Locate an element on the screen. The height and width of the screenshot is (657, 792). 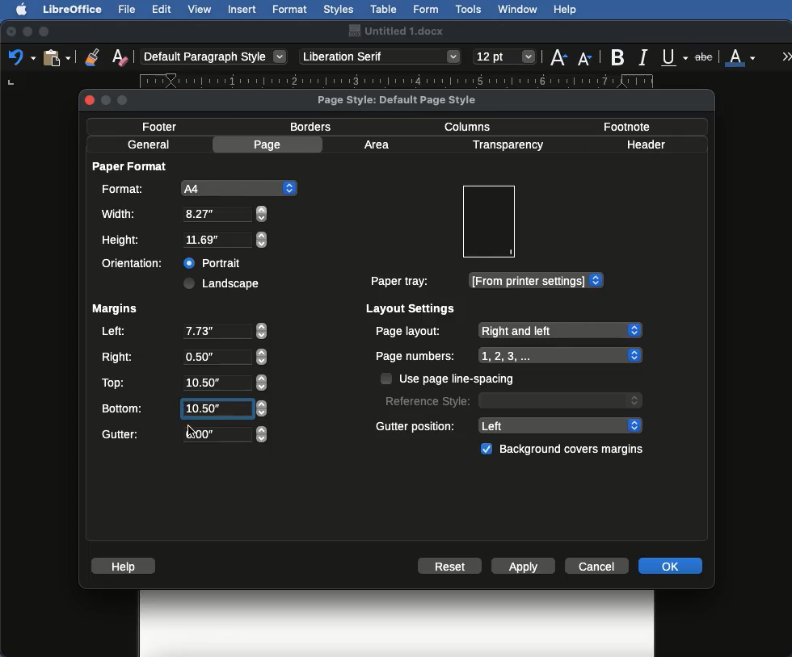
View is located at coordinates (200, 9).